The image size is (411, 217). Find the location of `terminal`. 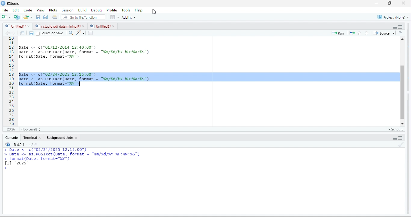

terminal is located at coordinates (30, 138).